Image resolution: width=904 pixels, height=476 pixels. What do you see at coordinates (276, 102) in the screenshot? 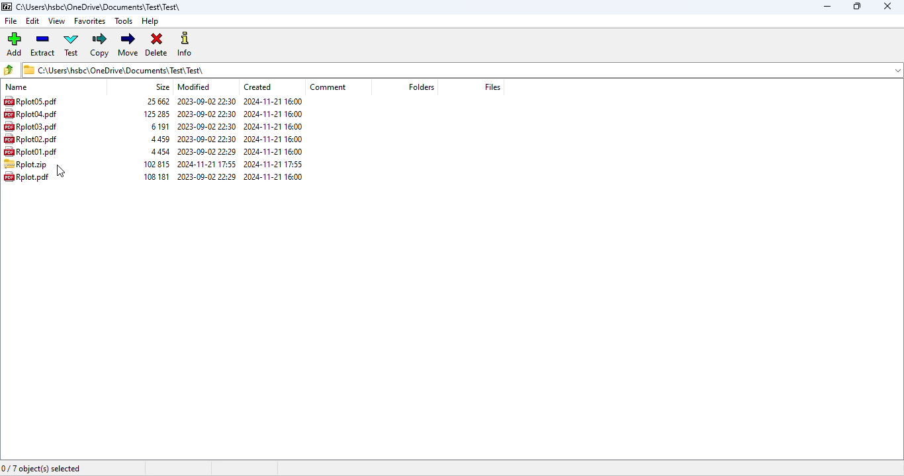
I see `2024-11-21 1600` at bounding box center [276, 102].